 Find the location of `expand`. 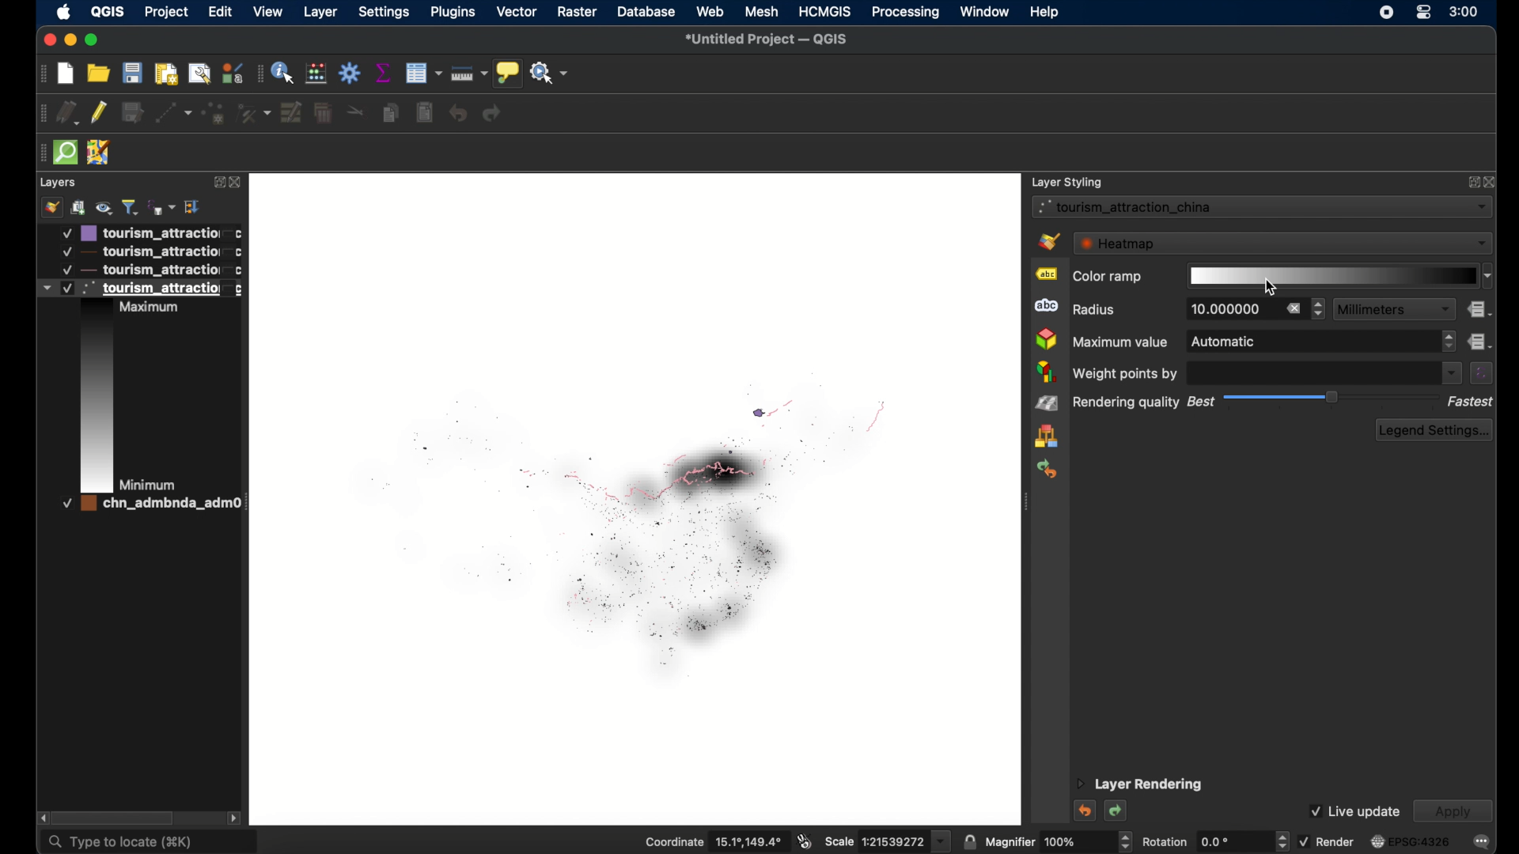

expand is located at coordinates (1472, 185).